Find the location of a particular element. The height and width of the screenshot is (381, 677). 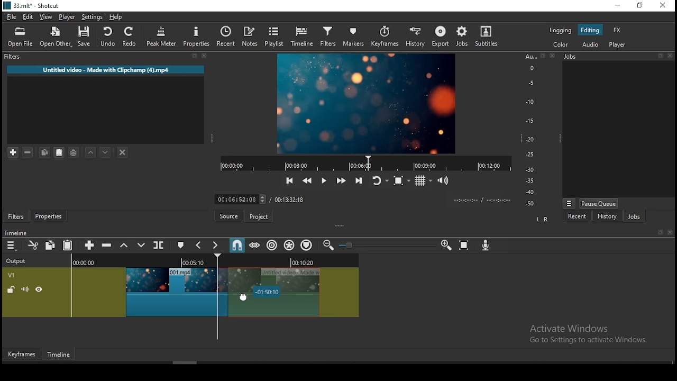

ripple markers is located at coordinates (307, 244).